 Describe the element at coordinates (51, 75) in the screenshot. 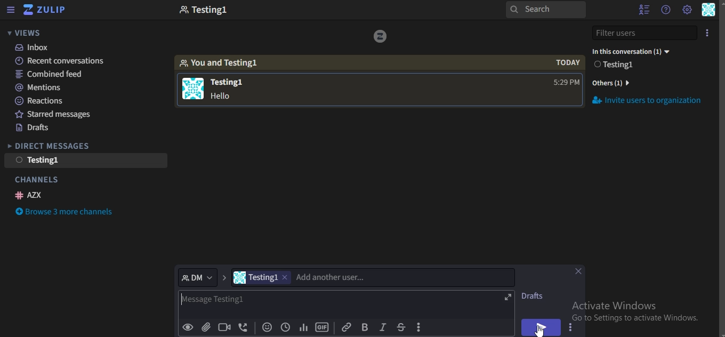

I see `combined feed` at that location.